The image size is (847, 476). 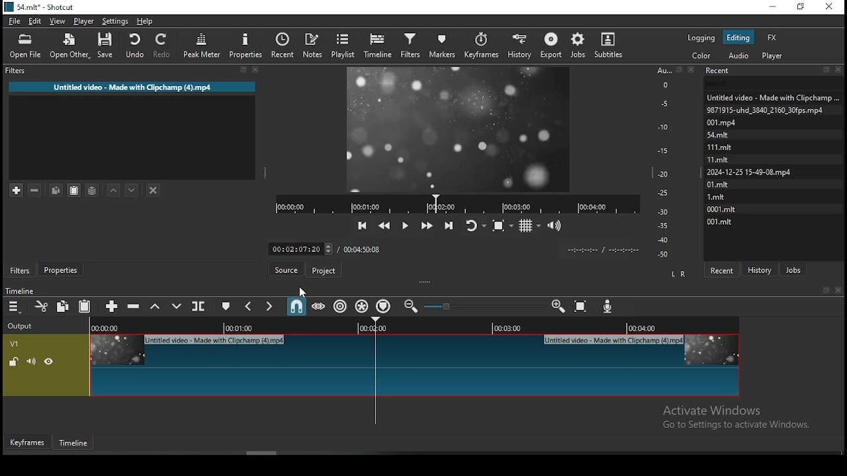 What do you see at coordinates (550, 46) in the screenshot?
I see `export` at bounding box center [550, 46].